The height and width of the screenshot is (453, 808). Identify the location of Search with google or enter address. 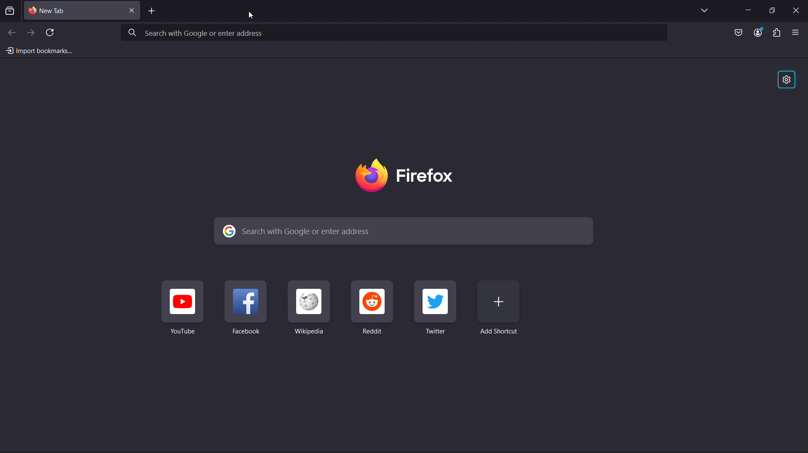
(403, 231).